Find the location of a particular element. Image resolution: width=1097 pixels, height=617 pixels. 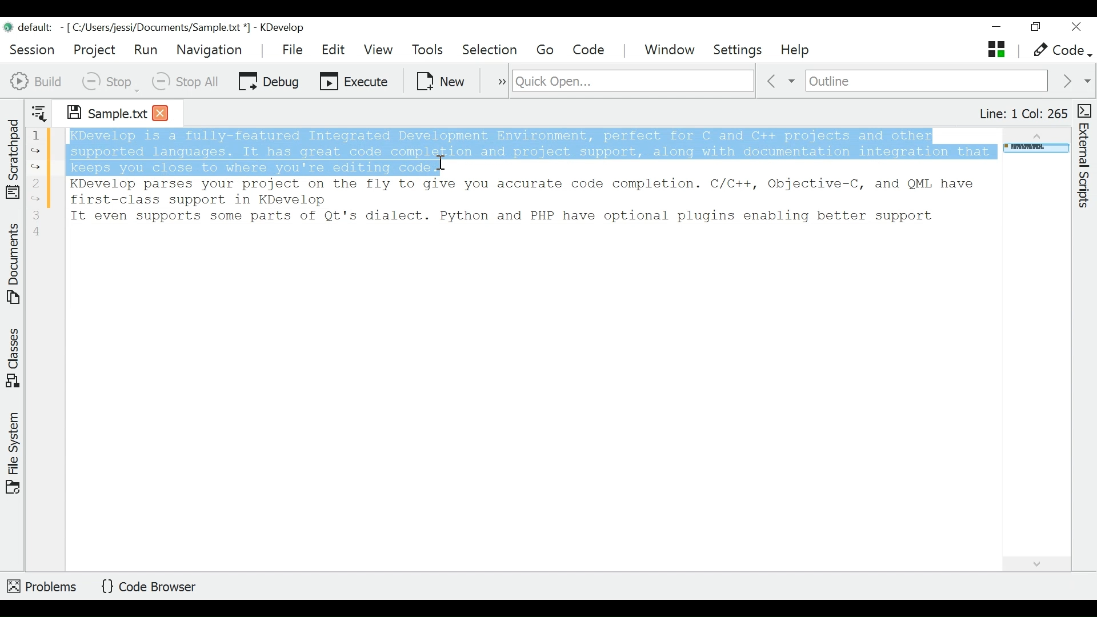

Execute is located at coordinates (355, 80).